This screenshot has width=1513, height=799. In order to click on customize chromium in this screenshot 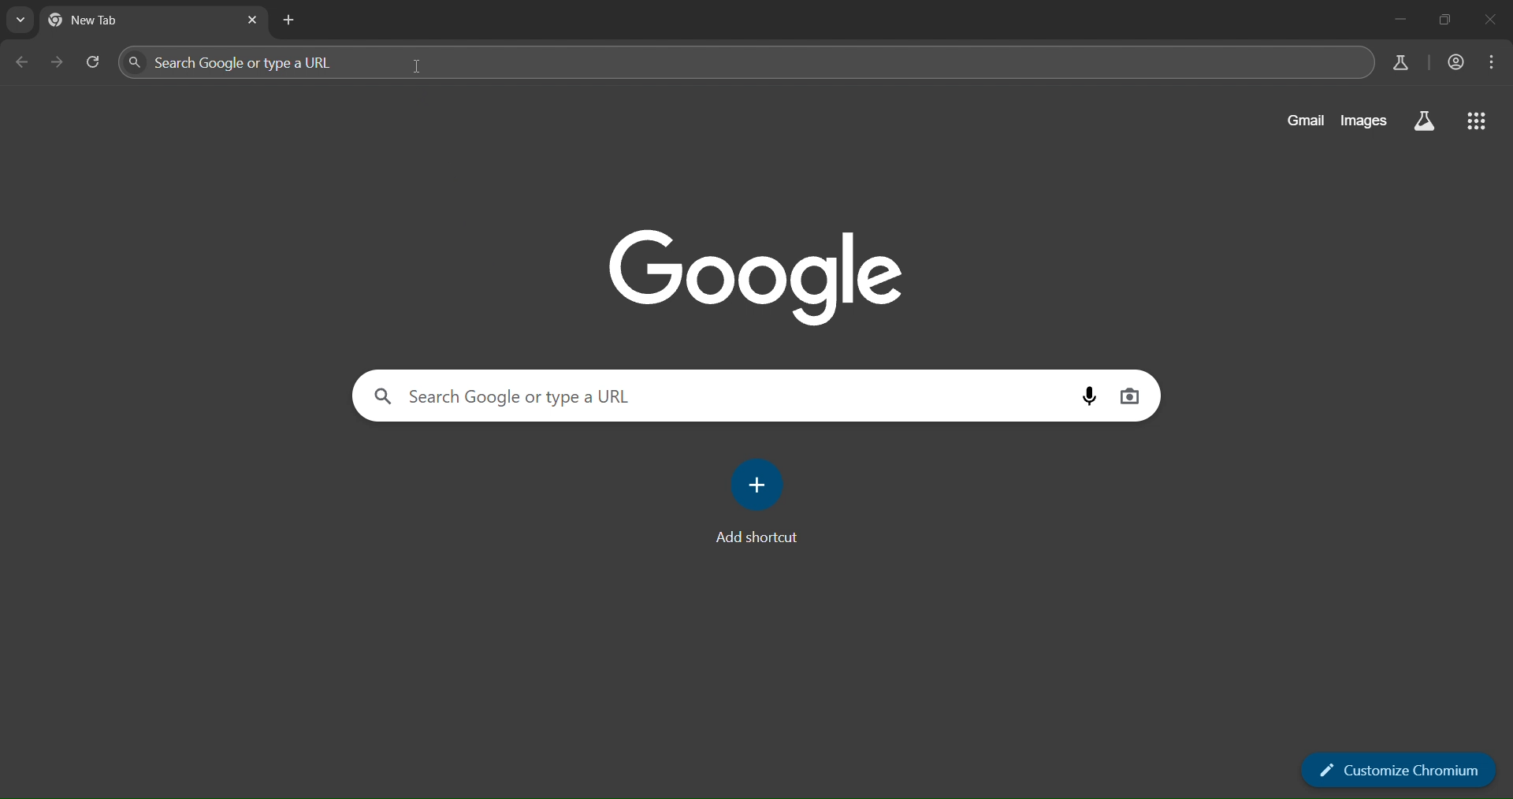, I will do `click(1400, 769)`.